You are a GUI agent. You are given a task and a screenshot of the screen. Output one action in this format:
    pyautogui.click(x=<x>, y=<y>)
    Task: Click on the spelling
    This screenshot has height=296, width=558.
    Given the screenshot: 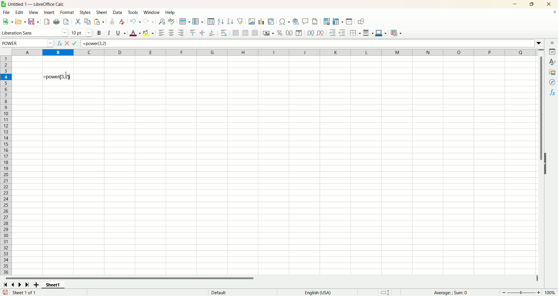 What is the action you would take?
    pyautogui.click(x=171, y=22)
    